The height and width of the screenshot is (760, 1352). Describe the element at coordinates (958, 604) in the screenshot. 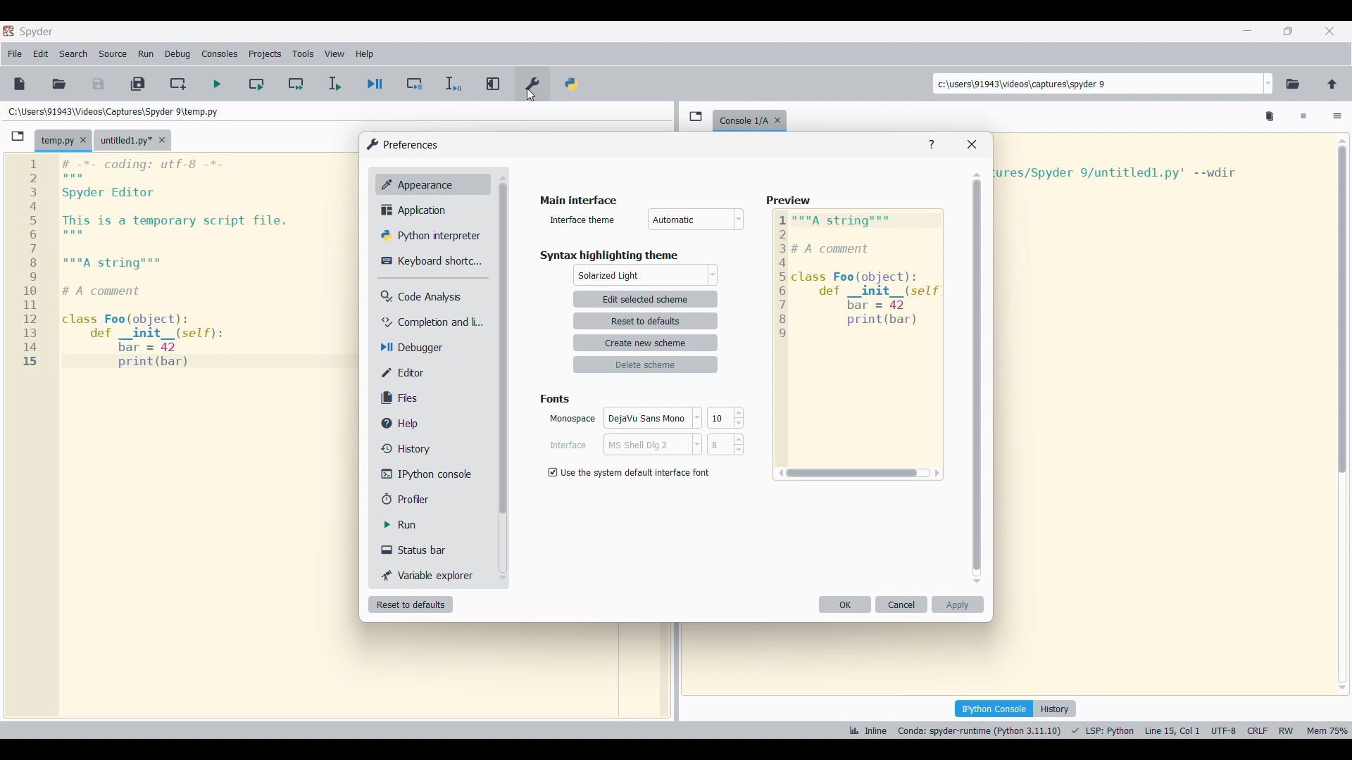

I see `Apply` at that location.